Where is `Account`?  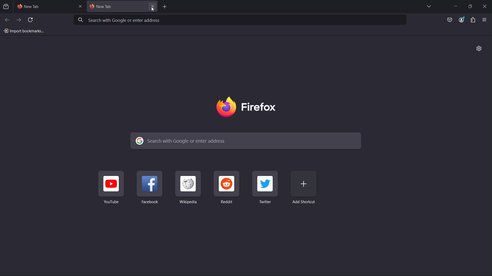
Account is located at coordinates (462, 20).